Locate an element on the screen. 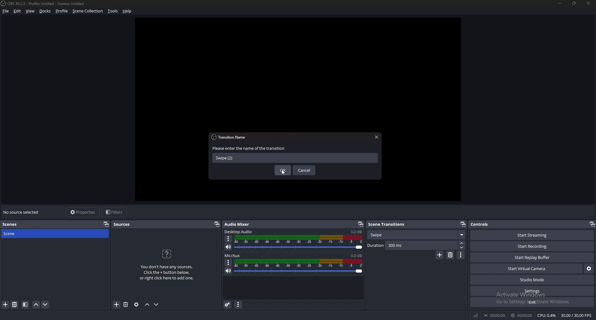 Image resolution: width=596 pixels, height=320 pixels. studio mode is located at coordinates (532, 280).